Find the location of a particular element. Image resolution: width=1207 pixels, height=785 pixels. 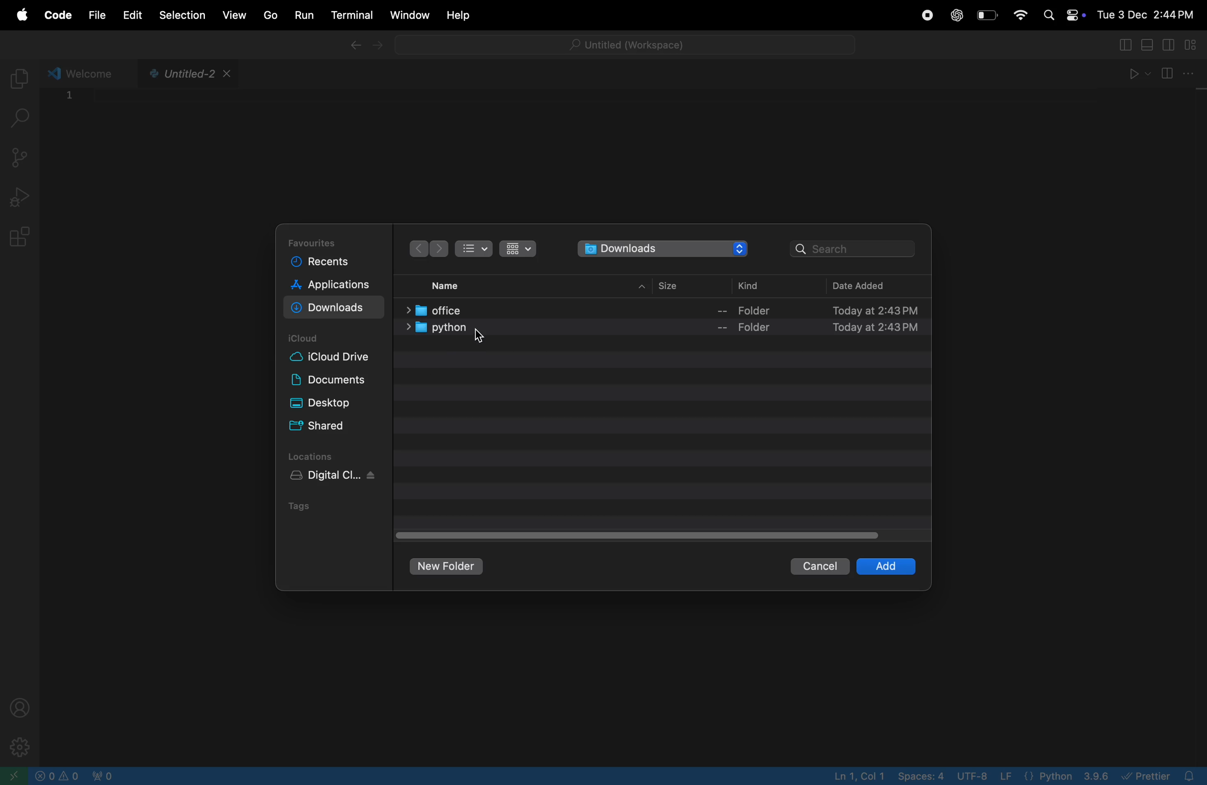

cursor is located at coordinates (483, 339).